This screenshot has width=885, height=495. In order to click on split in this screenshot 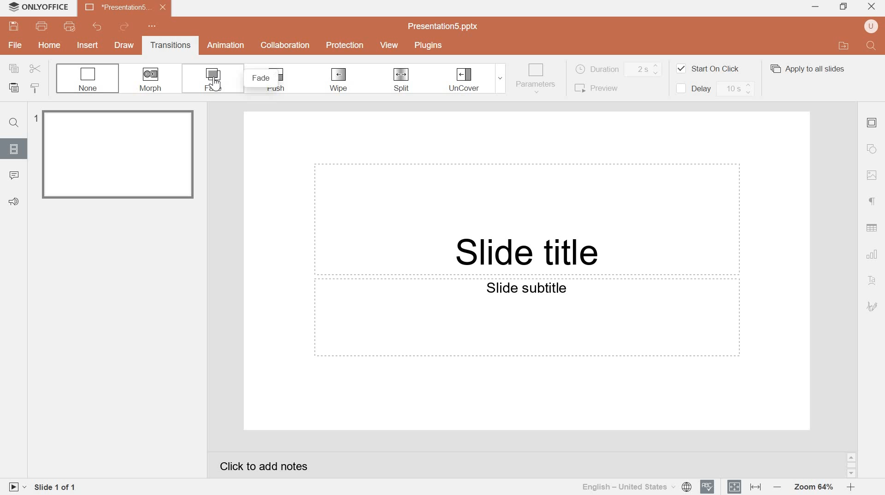, I will do `click(401, 80)`.